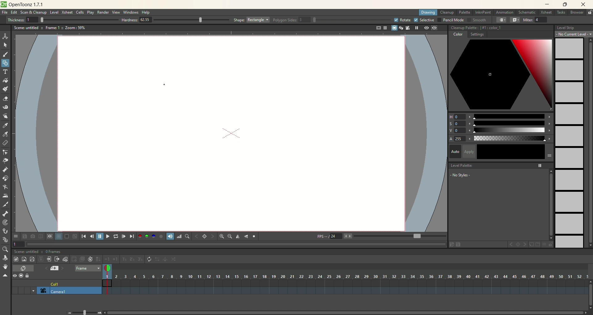 The height and width of the screenshot is (315, 593). Describe the element at coordinates (501, 75) in the screenshot. I see `color picker` at that location.